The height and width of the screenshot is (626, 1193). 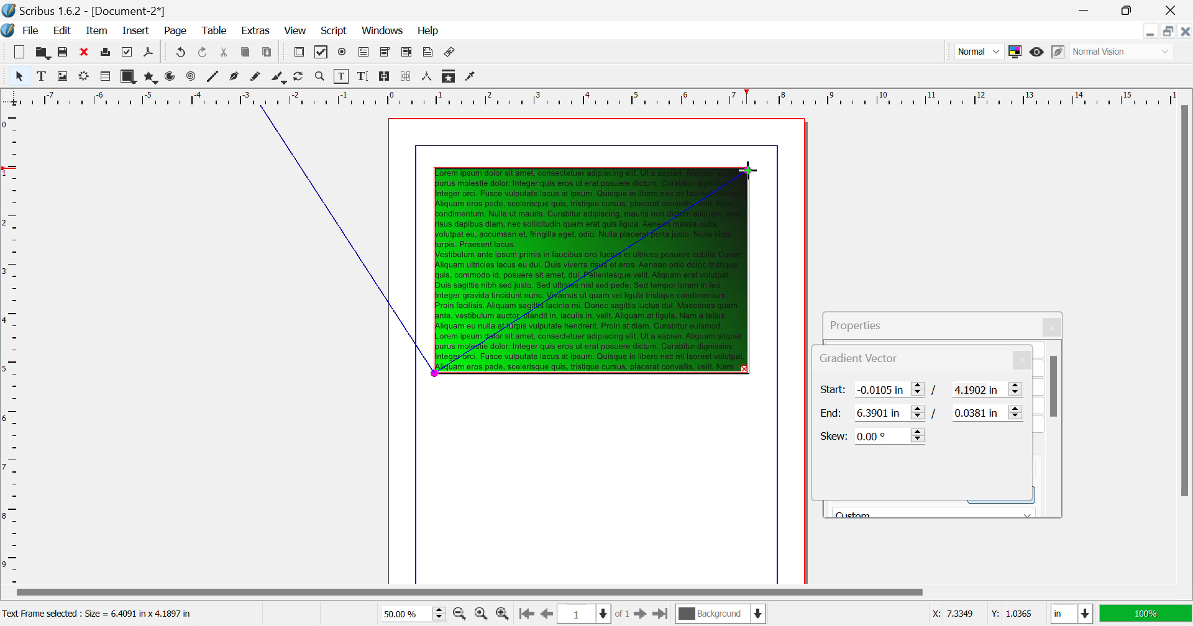 I want to click on Script, so click(x=335, y=30).